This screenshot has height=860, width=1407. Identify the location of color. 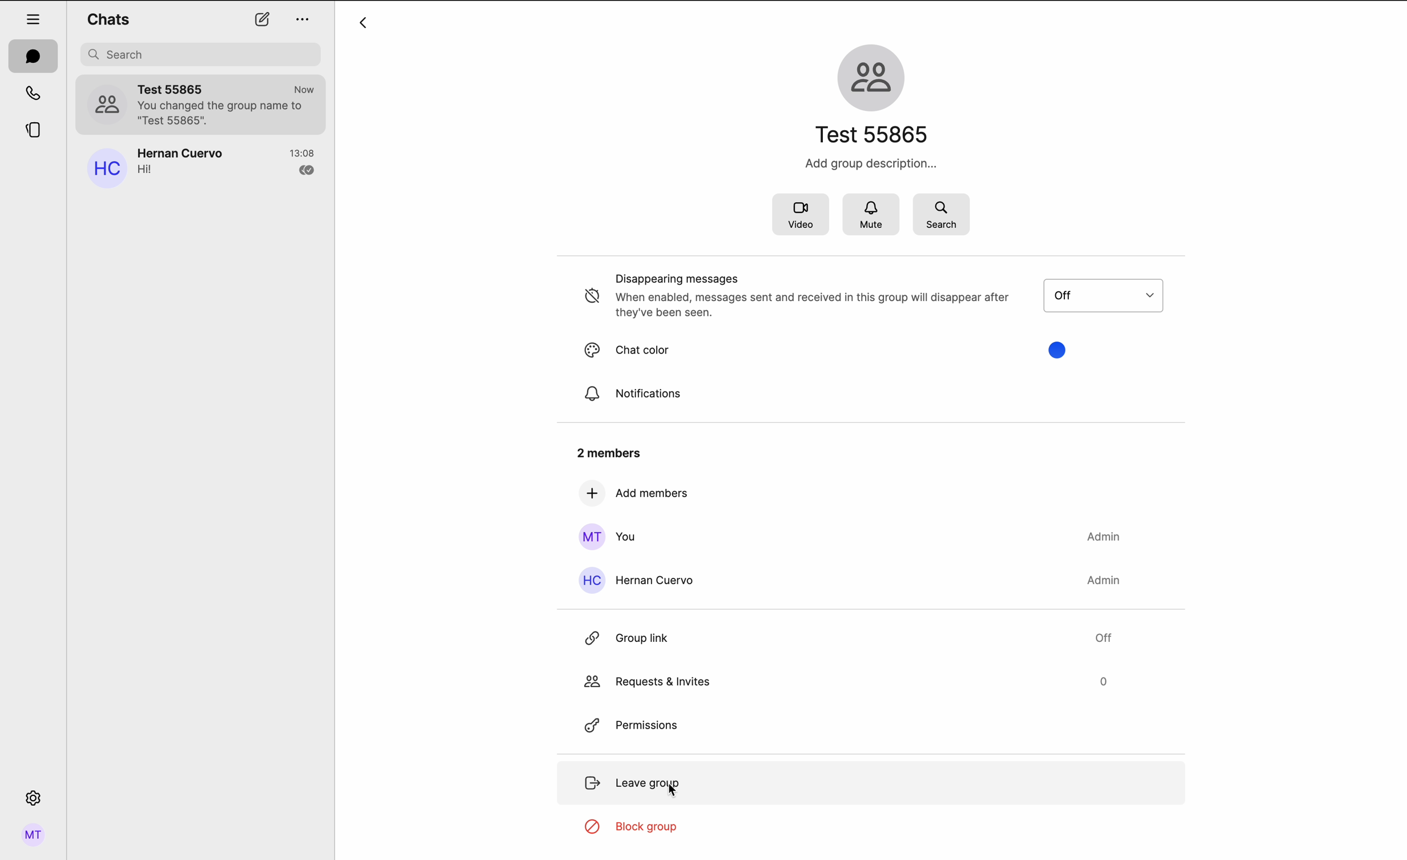
(1054, 349).